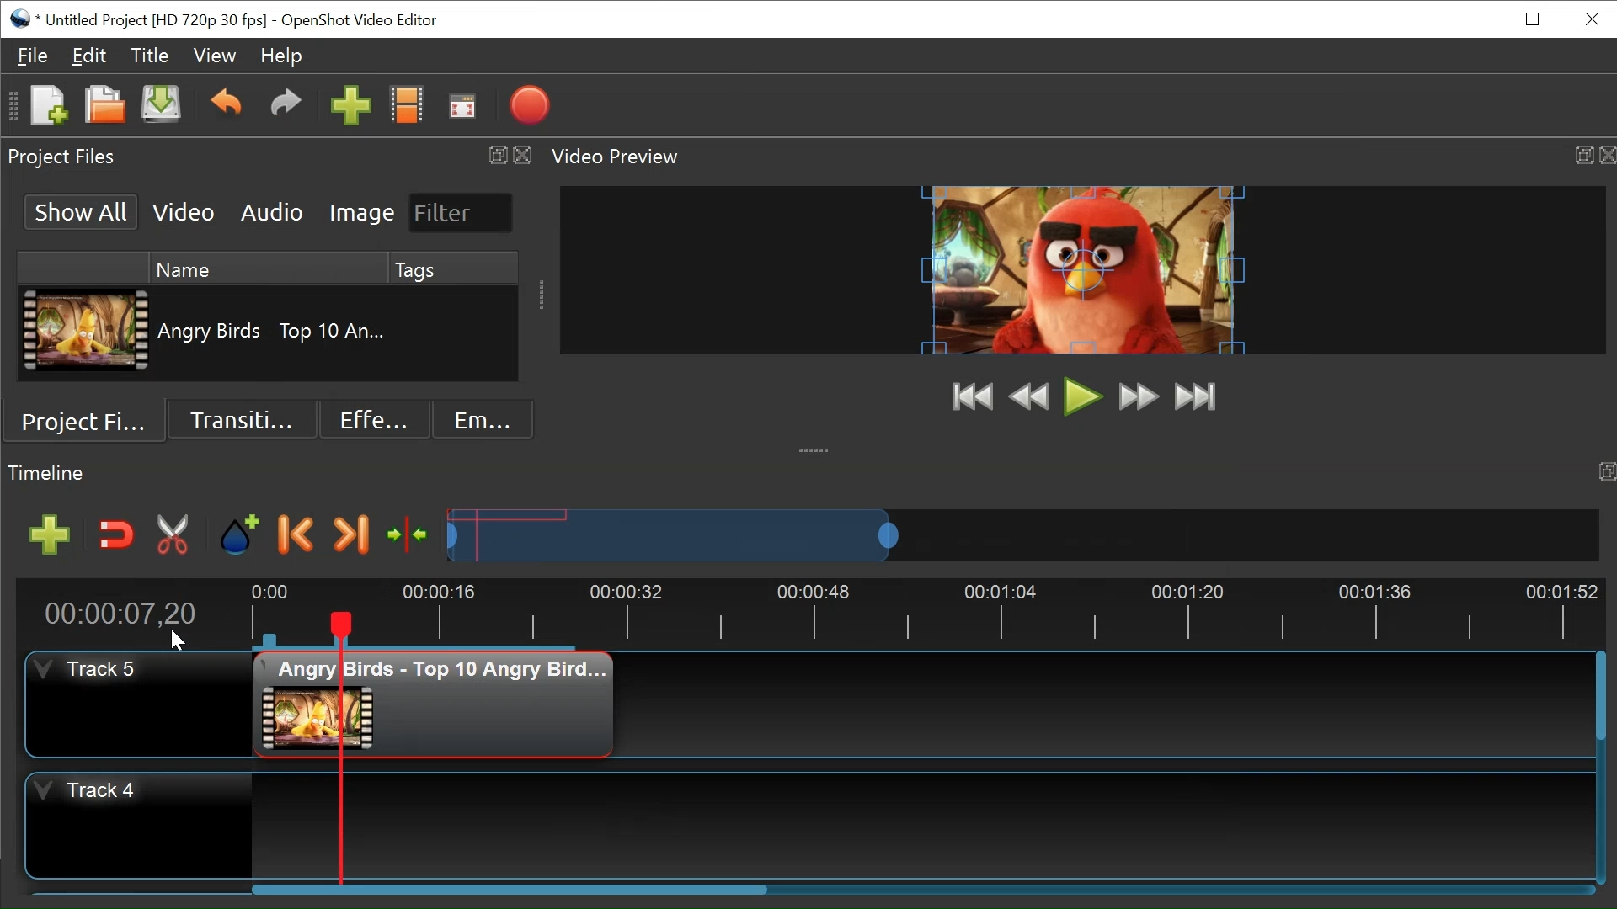 Image resolution: width=1617 pixels, height=909 pixels. What do you see at coordinates (1136, 398) in the screenshot?
I see `Fast Forward` at bounding box center [1136, 398].